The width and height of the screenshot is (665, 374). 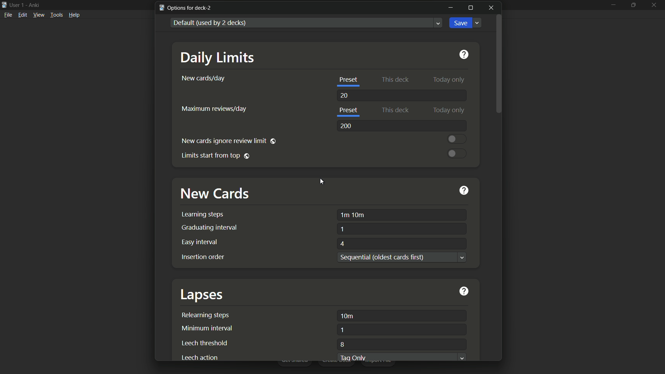 What do you see at coordinates (347, 126) in the screenshot?
I see `200` at bounding box center [347, 126].